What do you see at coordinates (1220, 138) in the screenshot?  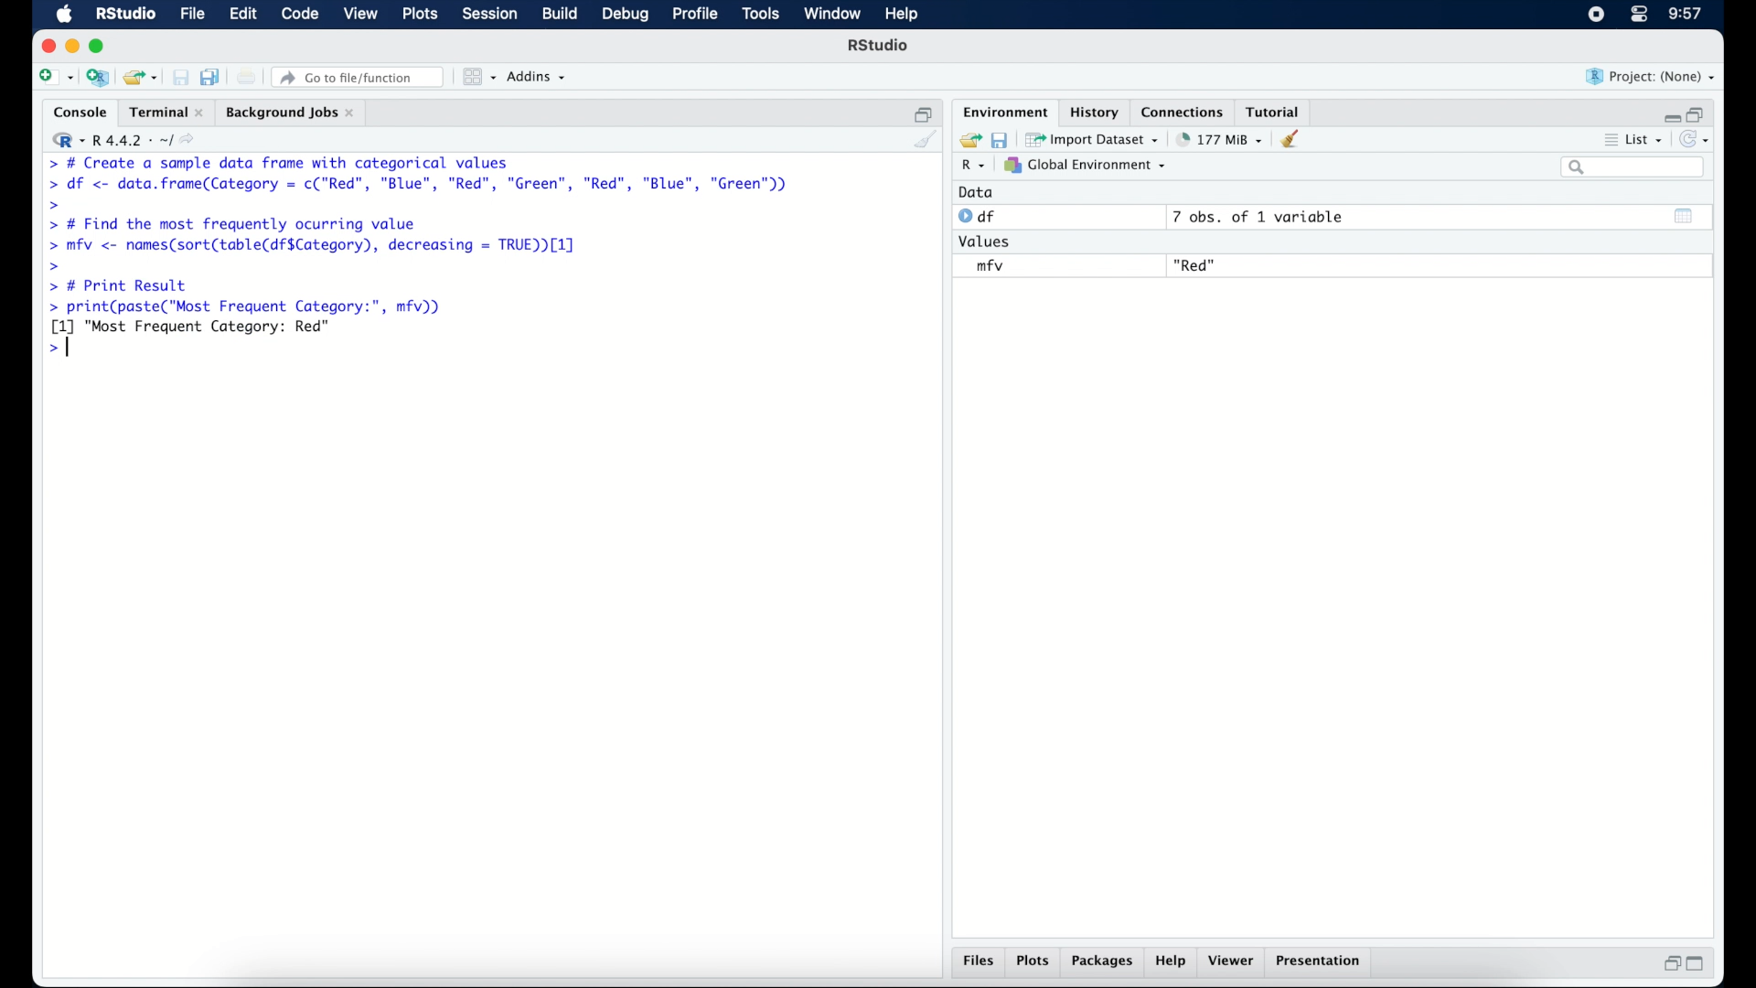 I see `142 MB` at bounding box center [1220, 138].